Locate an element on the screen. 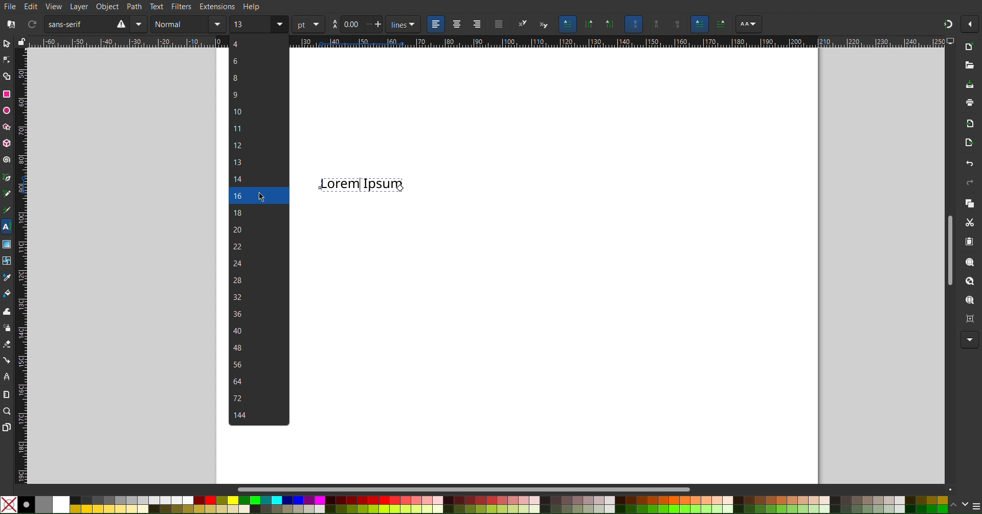 The height and width of the screenshot is (514, 982). Pages Tool is located at coordinates (7, 427).